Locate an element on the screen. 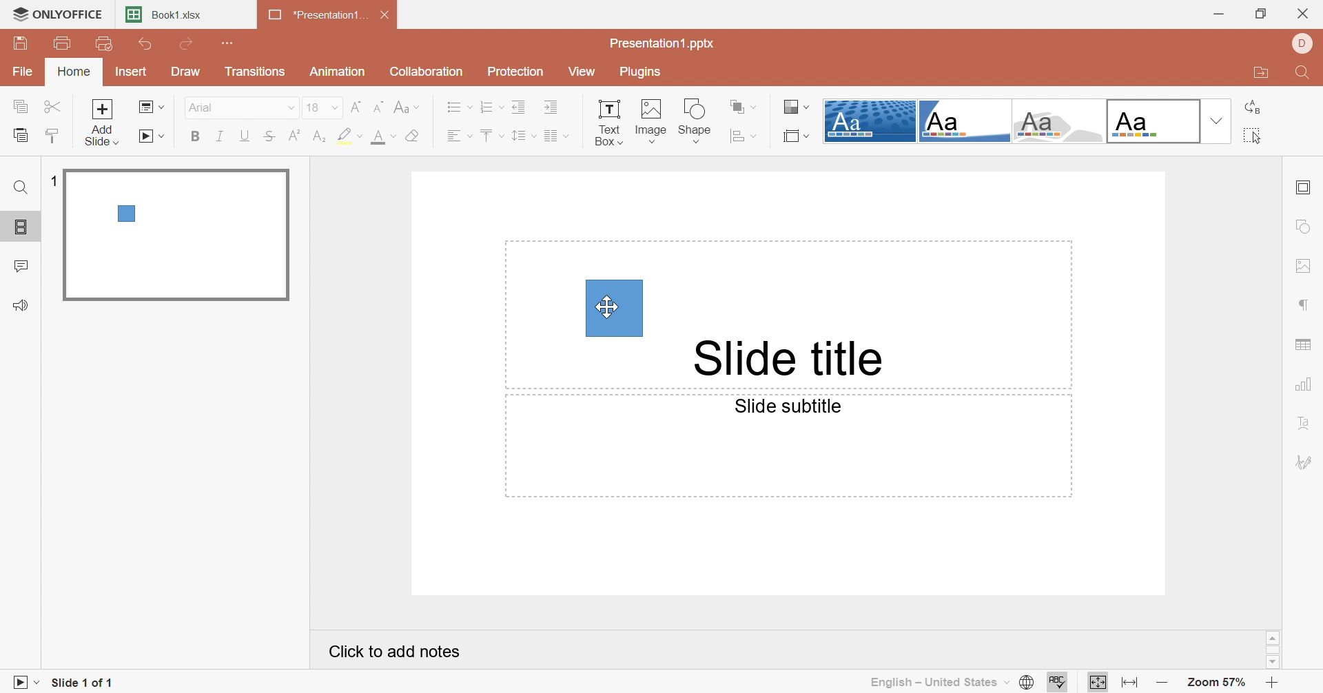 The image size is (1323, 693). Drop Down is located at coordinates (334, 108).